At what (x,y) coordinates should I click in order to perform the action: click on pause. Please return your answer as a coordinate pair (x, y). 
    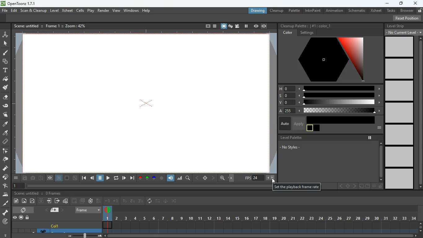
    Looking at the image, I should click on (100, 178).